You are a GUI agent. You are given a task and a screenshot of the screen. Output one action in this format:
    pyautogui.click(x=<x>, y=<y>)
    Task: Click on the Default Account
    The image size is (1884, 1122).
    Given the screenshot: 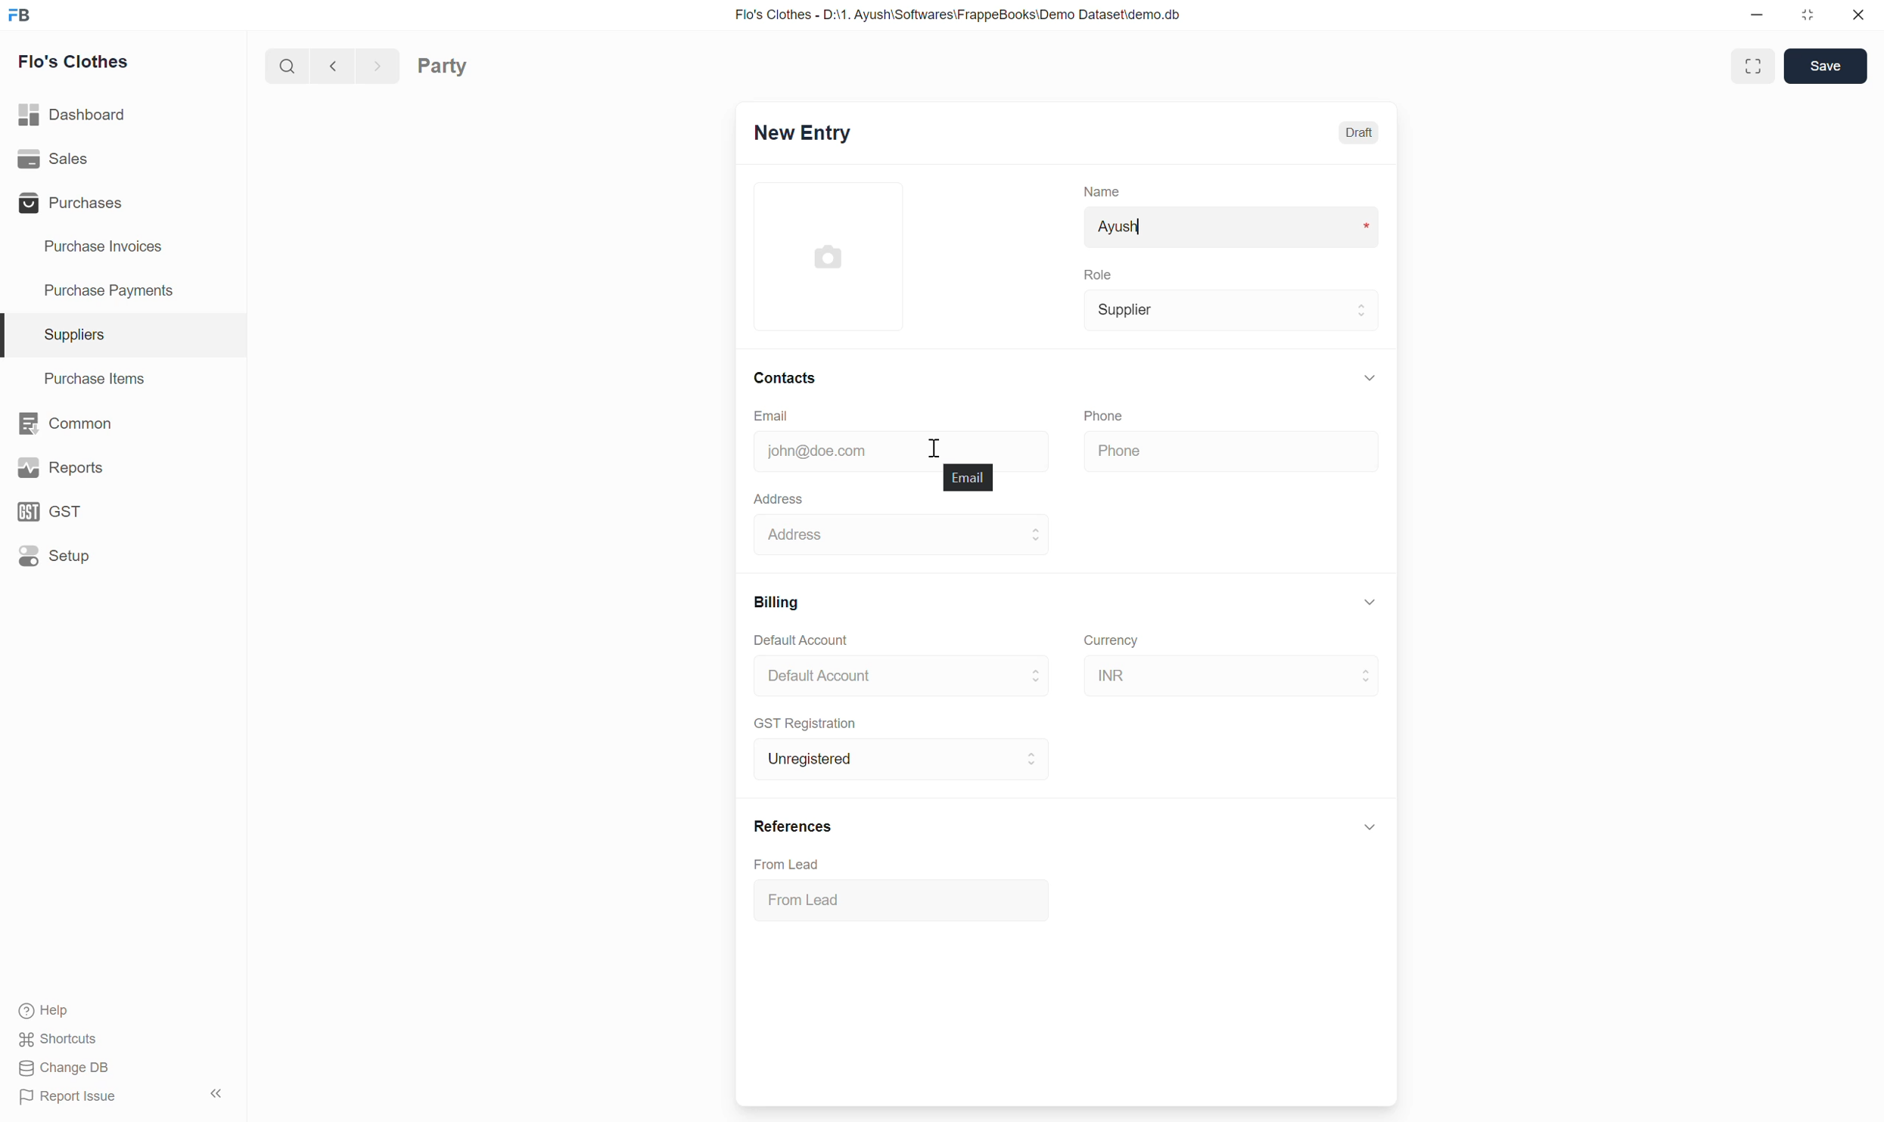 What is the action you would take?
    pyautogui.click(x=903, y=676)
    